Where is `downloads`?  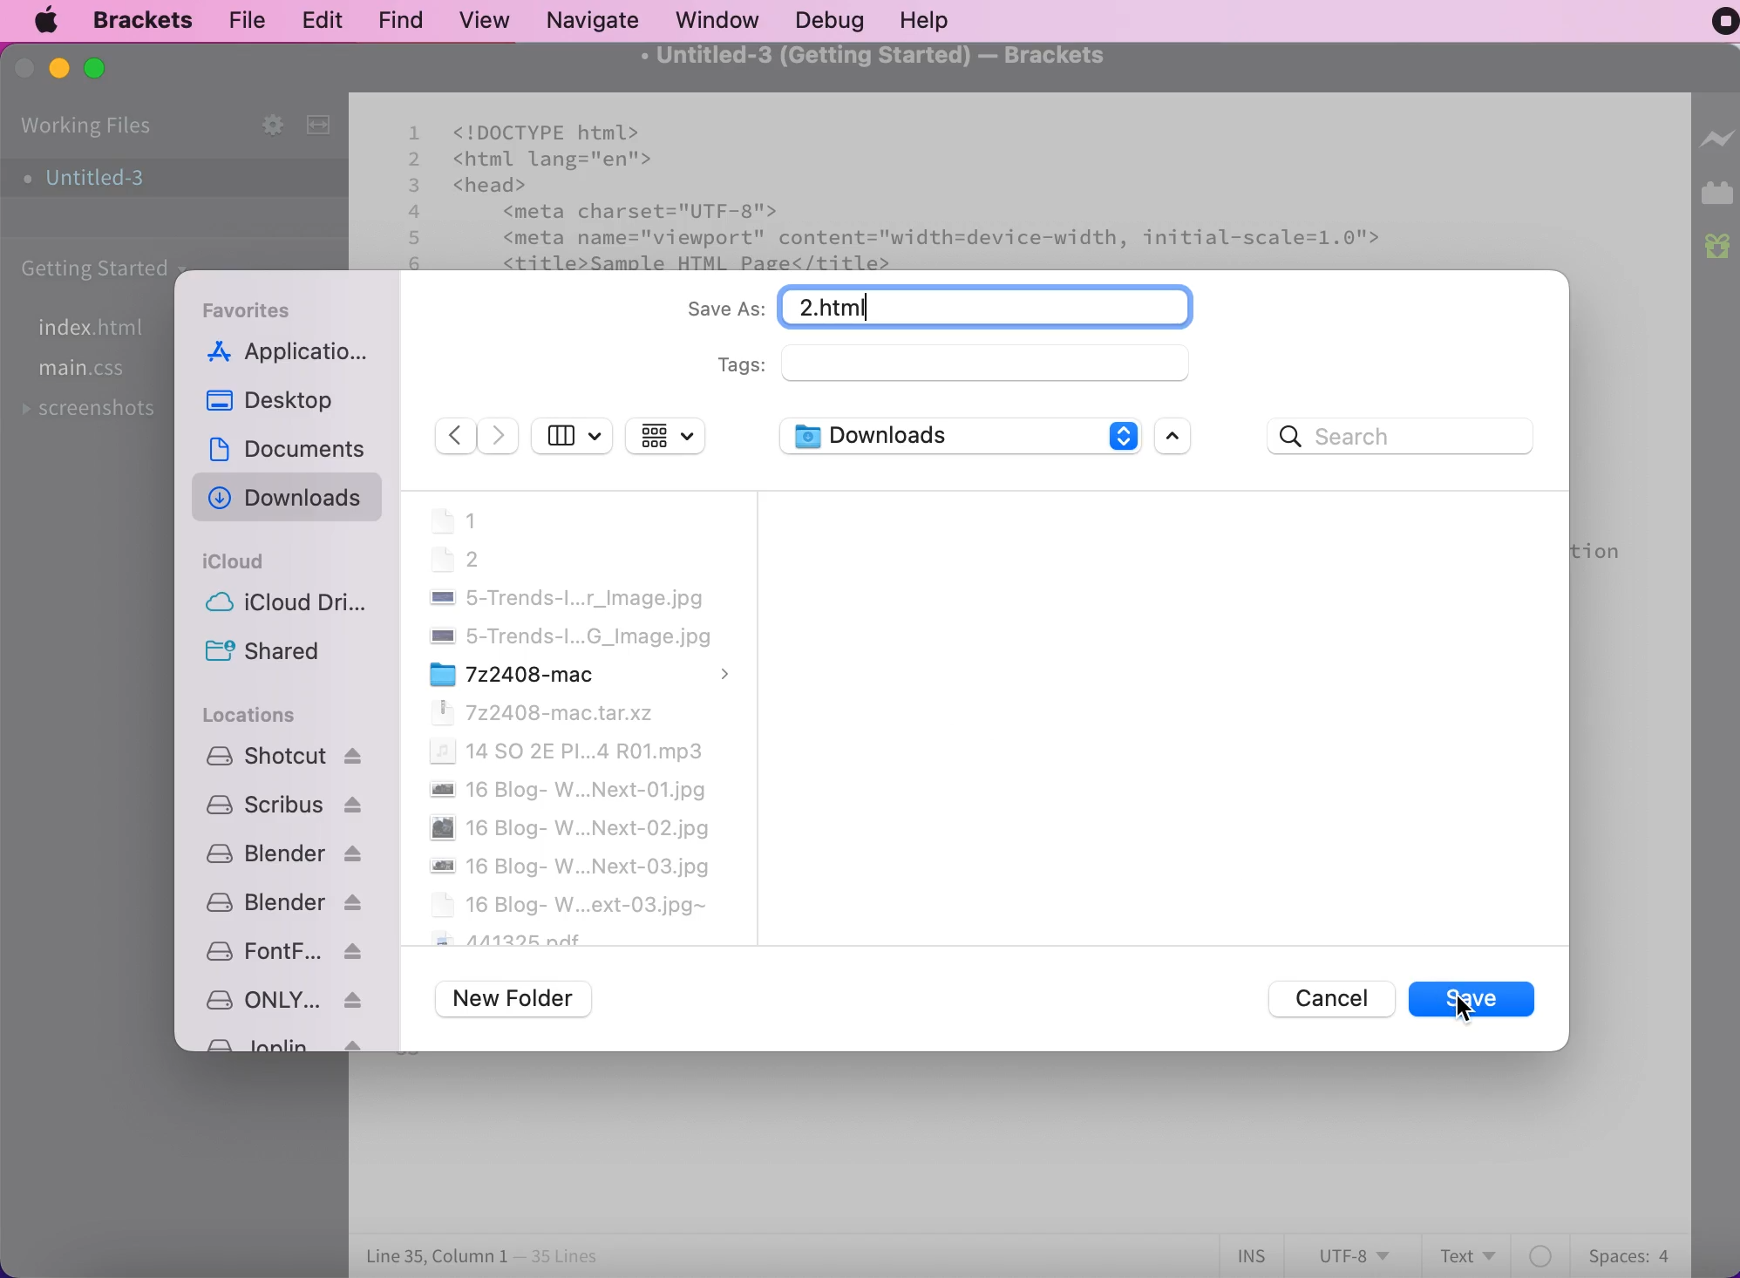 downloads is located at coordinates (957, 438).